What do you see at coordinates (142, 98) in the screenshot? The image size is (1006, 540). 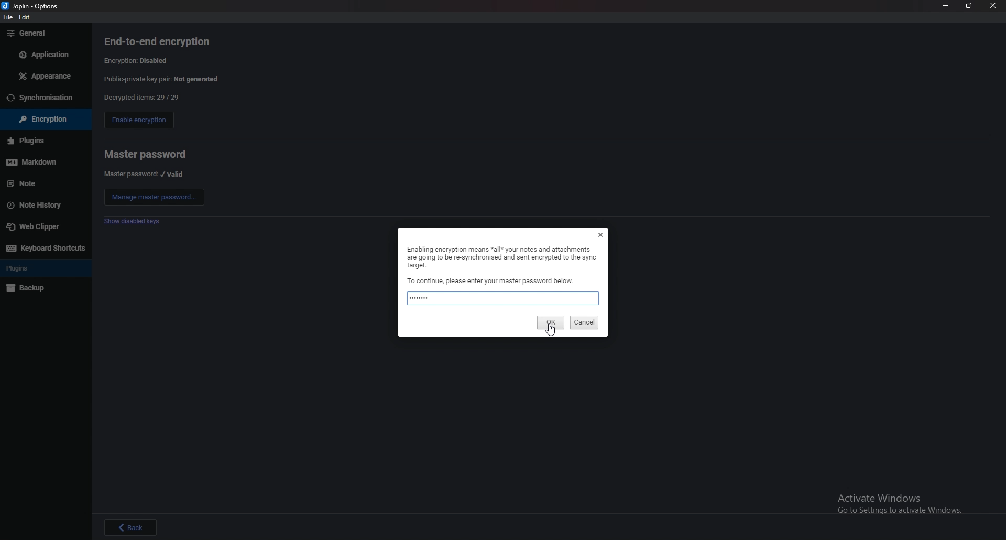 I see `decrypted items 29/29` at bounding box center [142, 98].